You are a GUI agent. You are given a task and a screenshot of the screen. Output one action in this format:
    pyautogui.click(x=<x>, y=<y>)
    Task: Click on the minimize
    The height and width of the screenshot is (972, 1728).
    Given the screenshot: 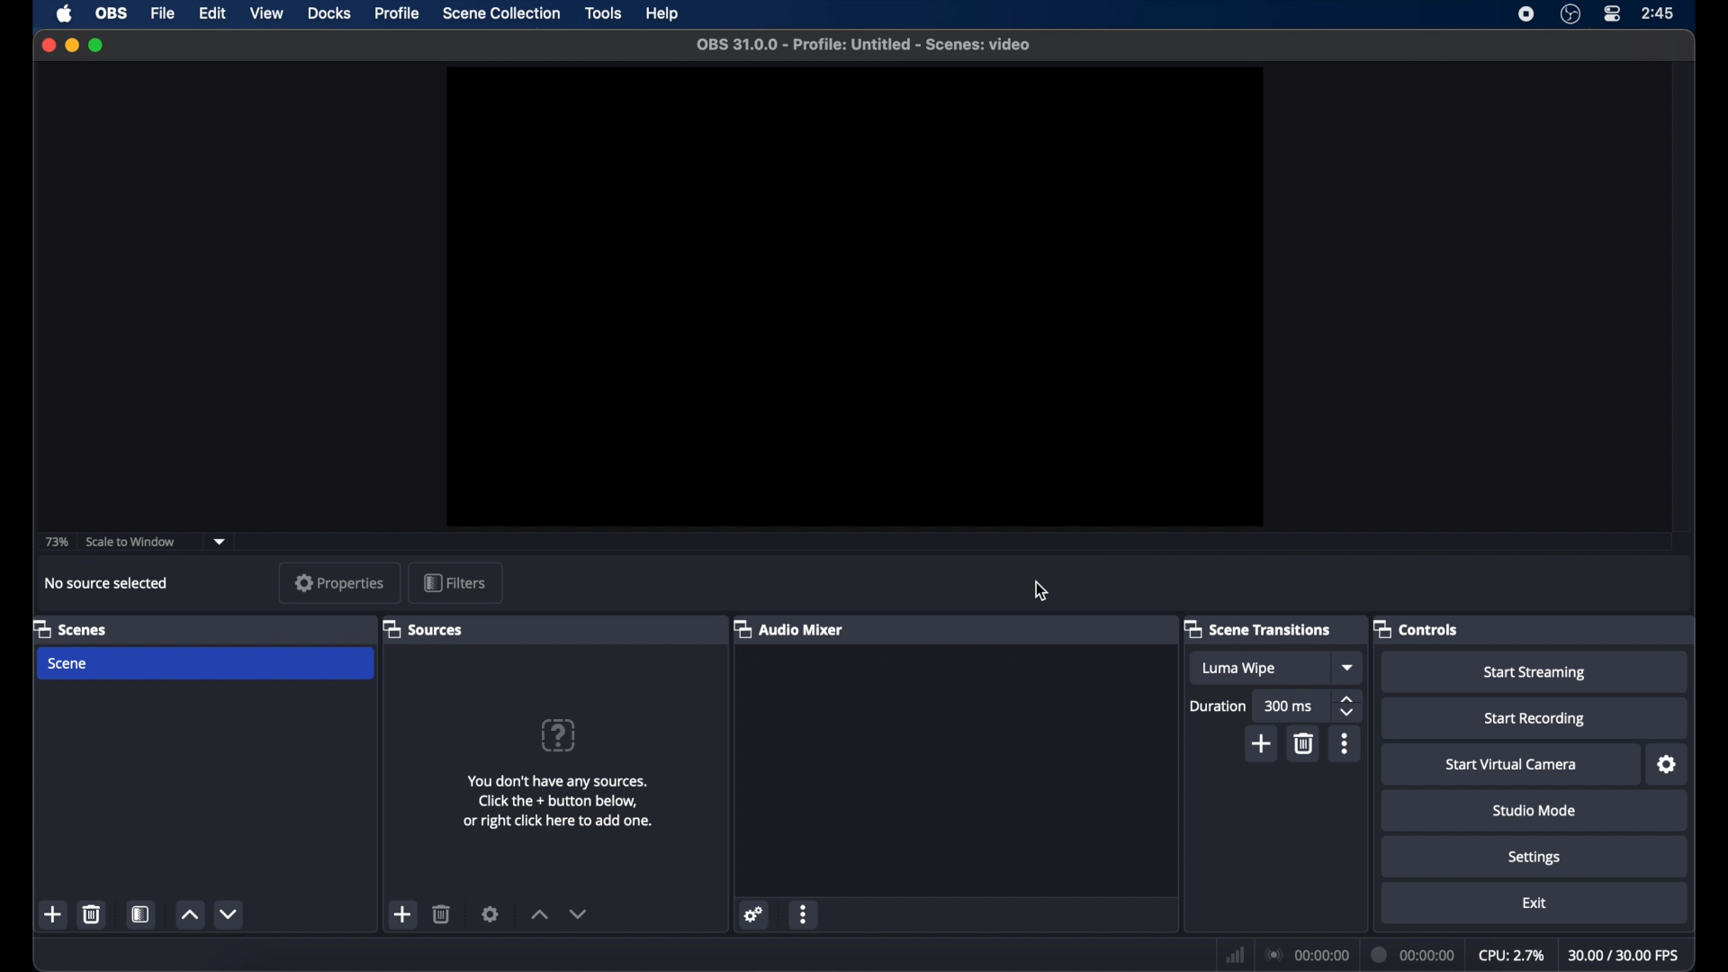 What is the action you would take?
    pyautogui.click(x=72, y=46)
    